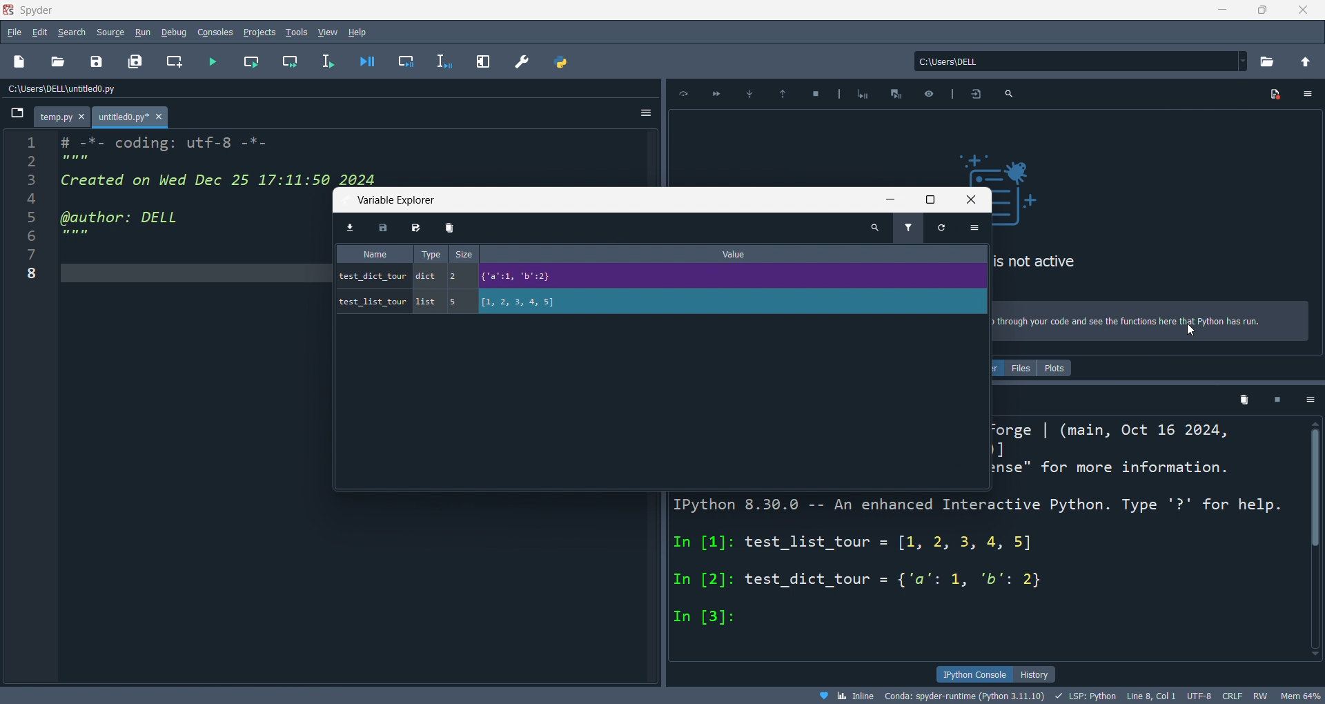  I want to click on console, so click(215, 32).